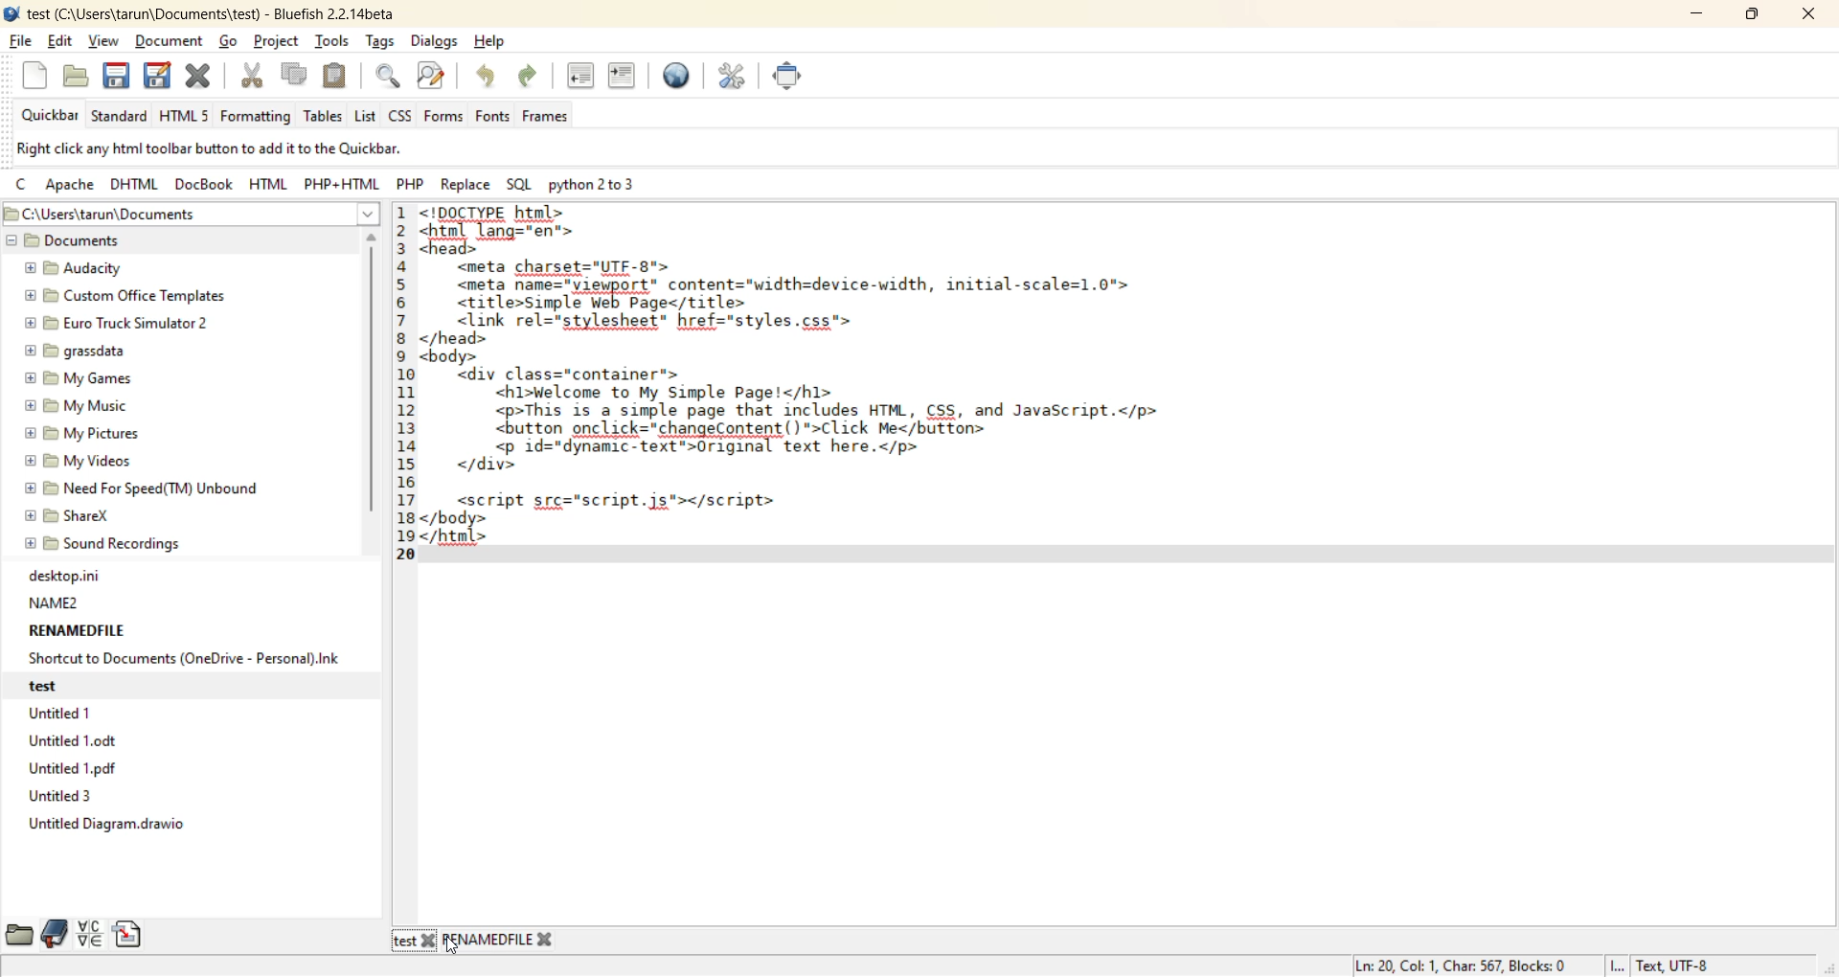 The height and width of the screenshot is (977, 1839). Describe the element at coordinates (379, 41) in the screenshot. I see `tags` at that location.